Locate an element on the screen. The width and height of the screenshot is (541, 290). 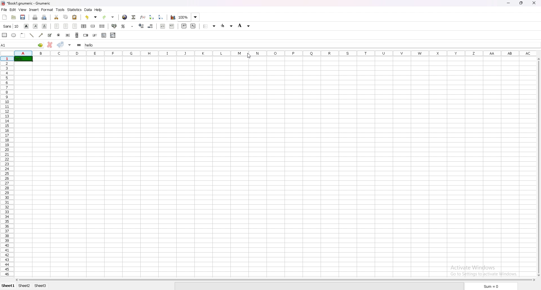
sheet 1 is located at coordinates (8, 286).